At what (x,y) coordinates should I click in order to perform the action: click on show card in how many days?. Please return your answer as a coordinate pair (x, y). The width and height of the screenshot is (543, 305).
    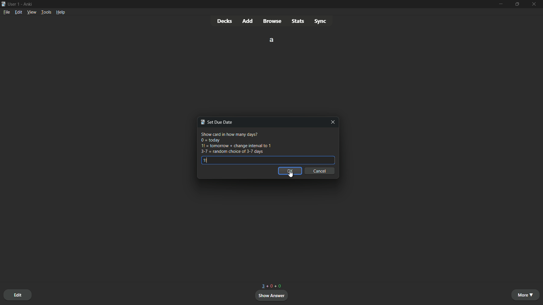
    Looking at the image, I should click on (229, 134).